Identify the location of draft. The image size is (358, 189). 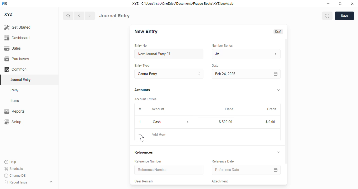
(278, 31).